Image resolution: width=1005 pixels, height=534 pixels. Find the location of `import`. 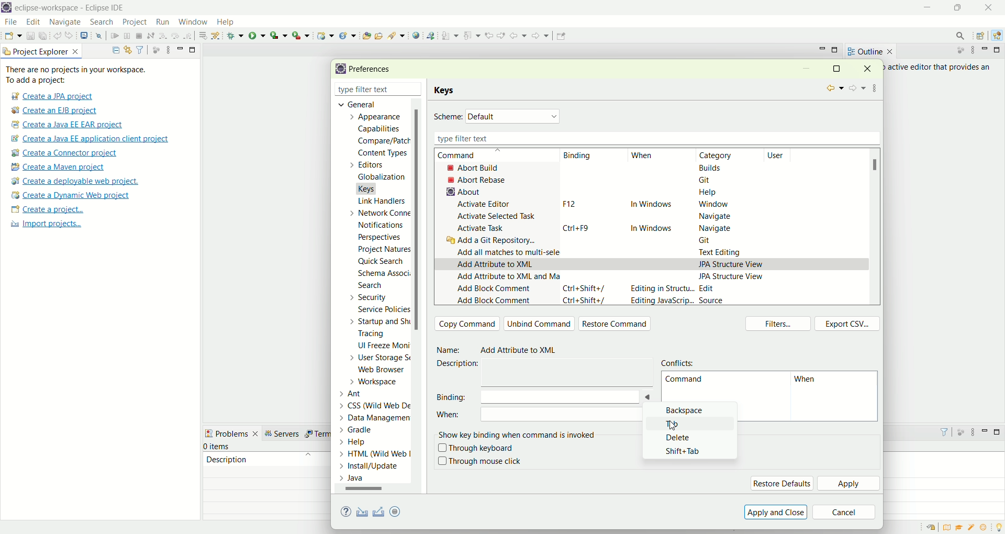

import is located at coordinates (360, 513).